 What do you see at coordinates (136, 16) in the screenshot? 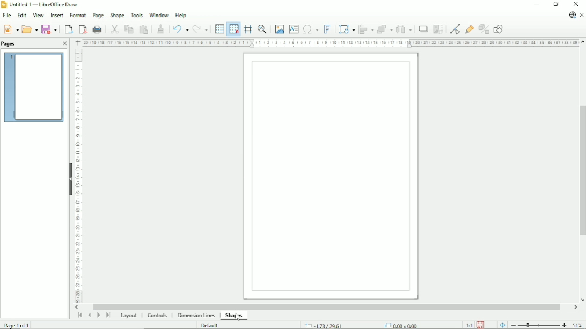
I see `Tools` at bounding box center [136, 16].